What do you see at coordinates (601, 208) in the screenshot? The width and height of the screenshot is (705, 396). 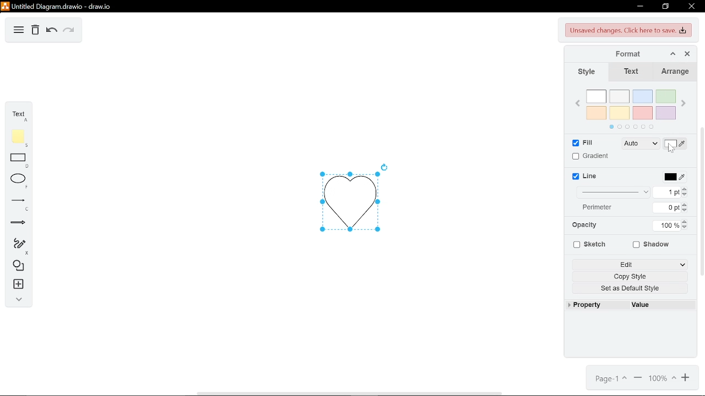 I see `perimeter` at bounding box center [601, 208].